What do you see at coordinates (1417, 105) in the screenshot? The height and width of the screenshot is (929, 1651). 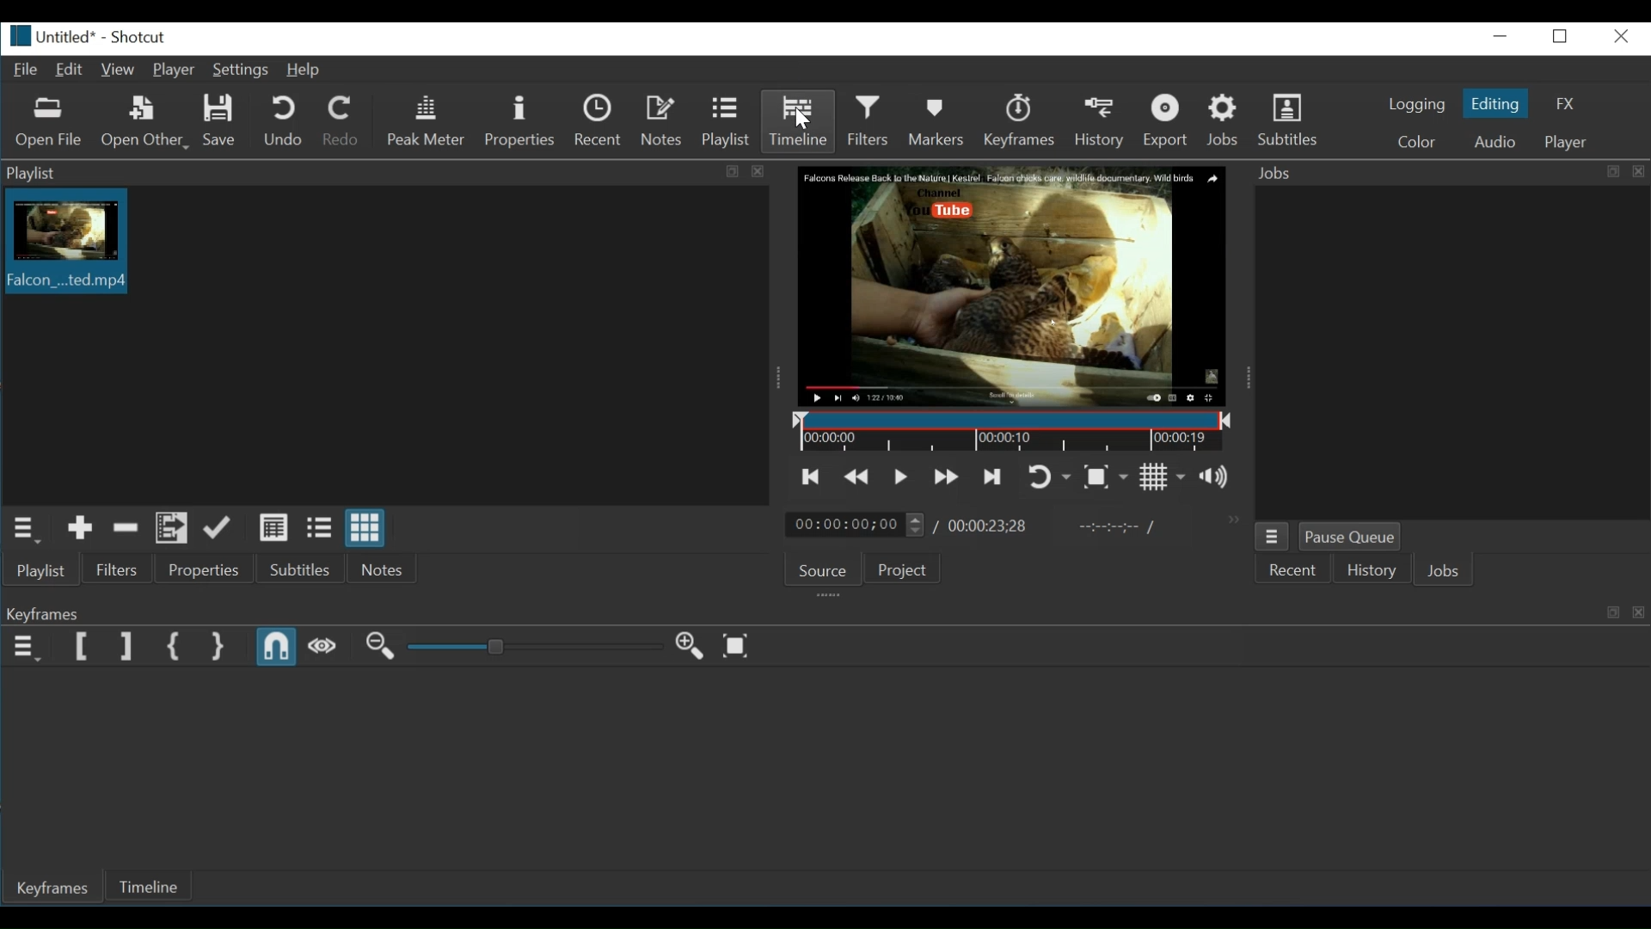 I see `logging` at bounding box center [1417, 105].